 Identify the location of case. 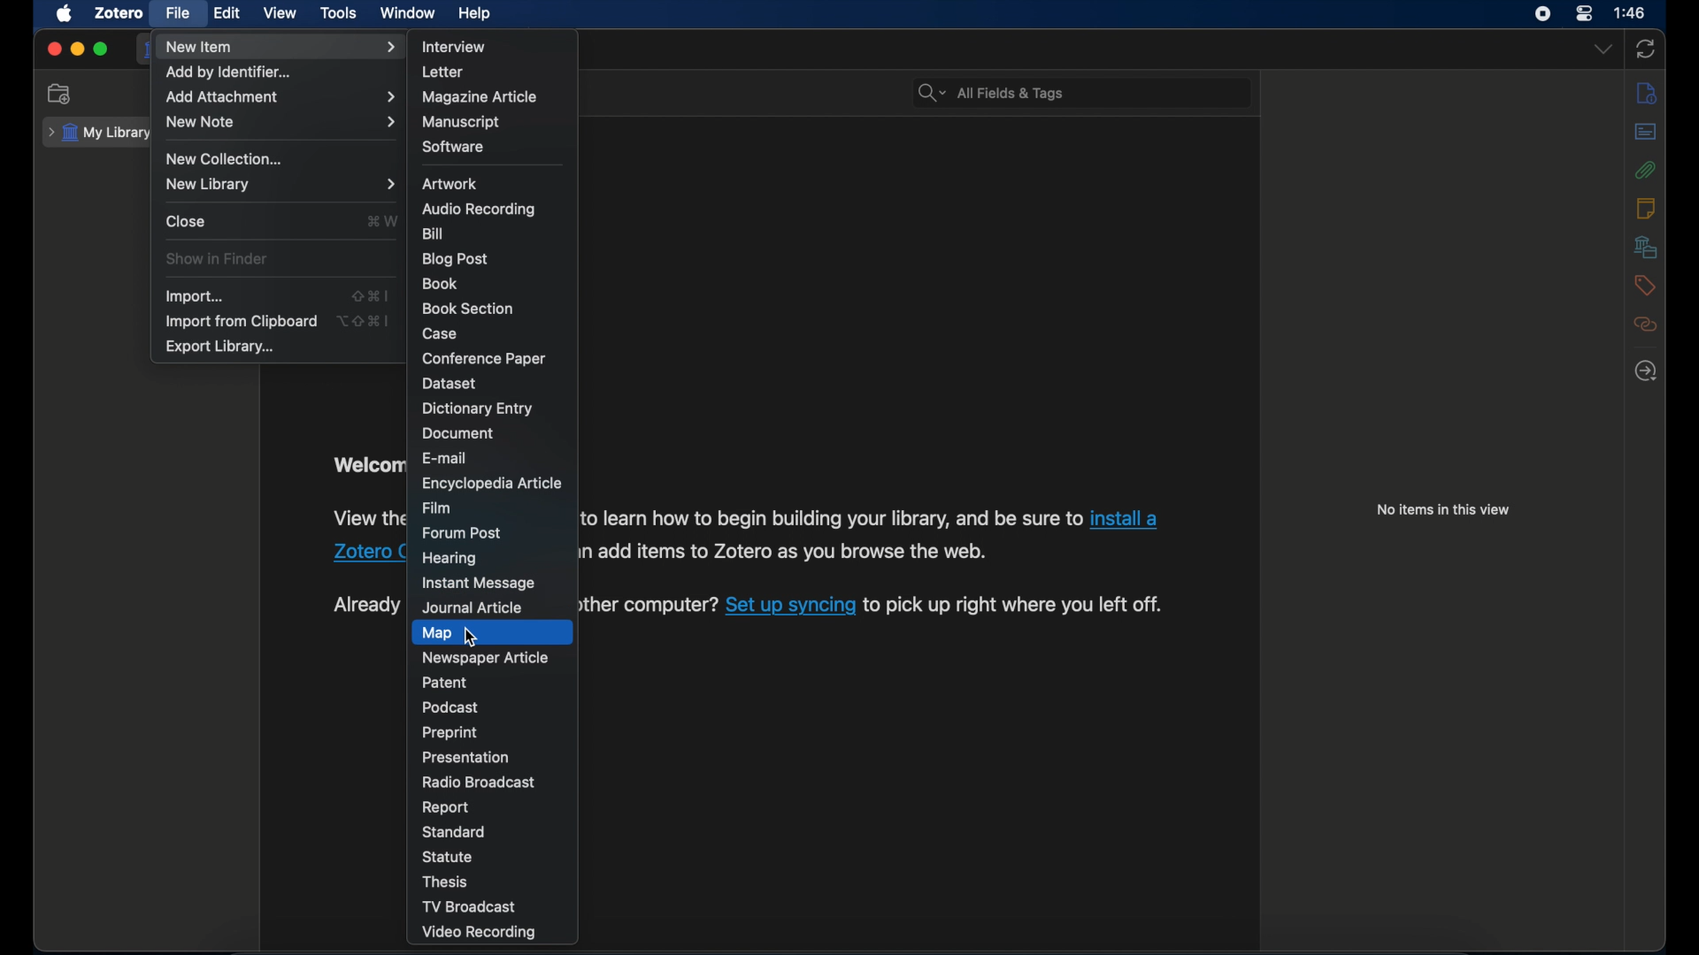
(442, 333).